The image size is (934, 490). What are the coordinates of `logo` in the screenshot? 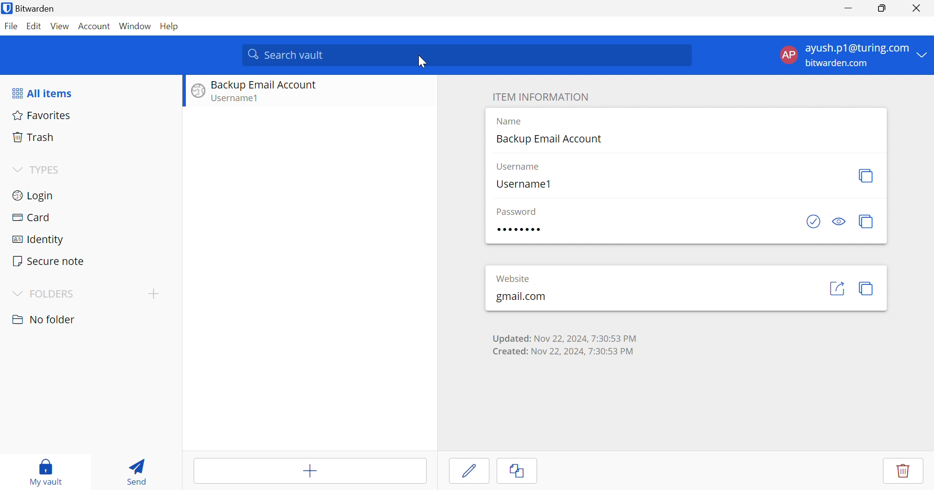 It's located at (196, 91).